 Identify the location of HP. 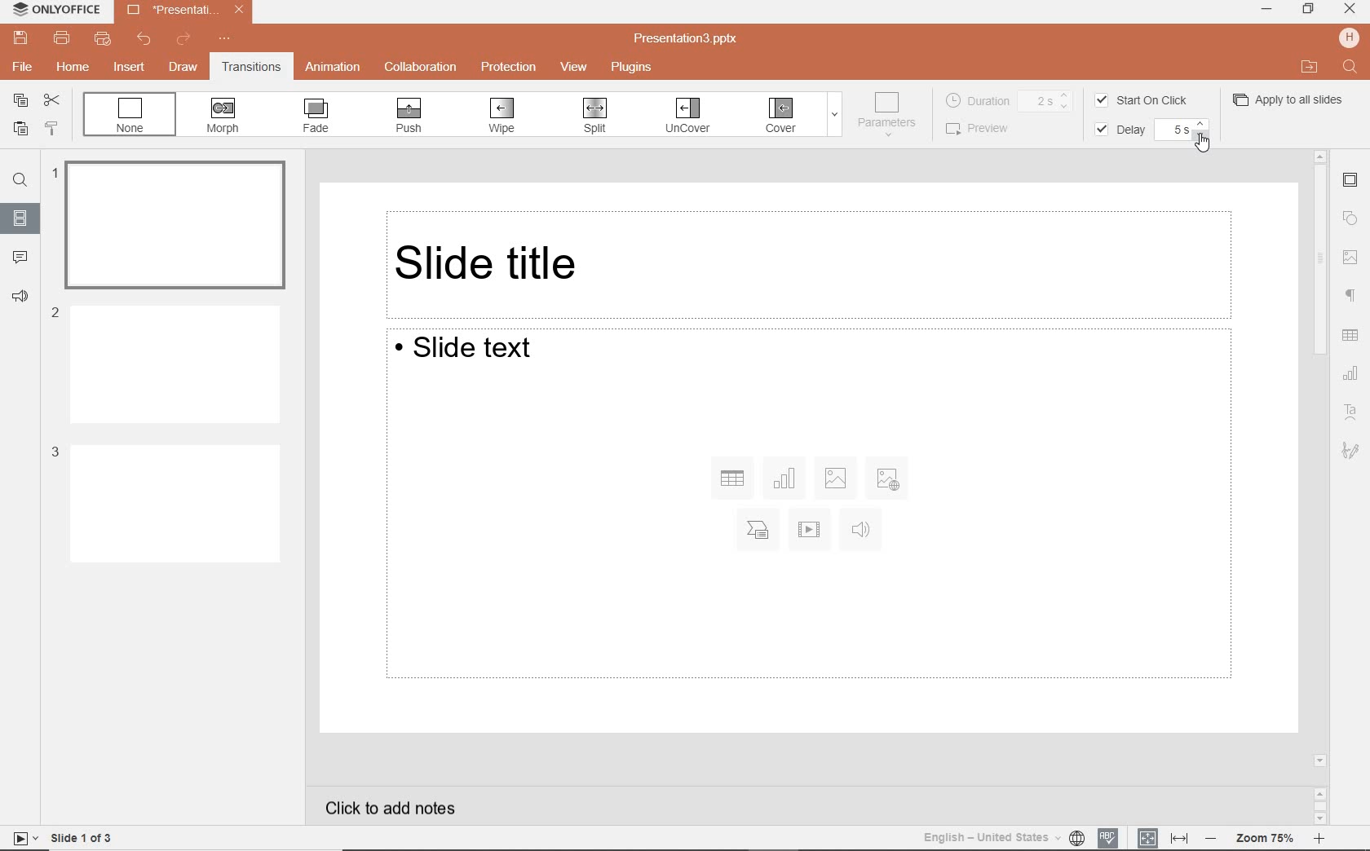
(1347, 38).